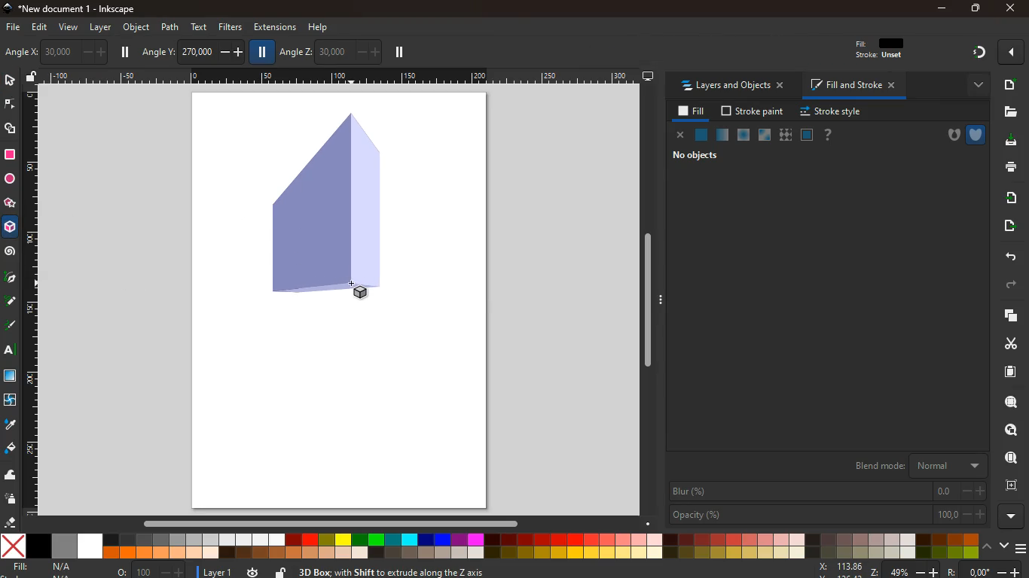 The image size is (1029, 578). Describe the element at coordinates (974, 9) in the screenshot. I see `Restore` at that location.